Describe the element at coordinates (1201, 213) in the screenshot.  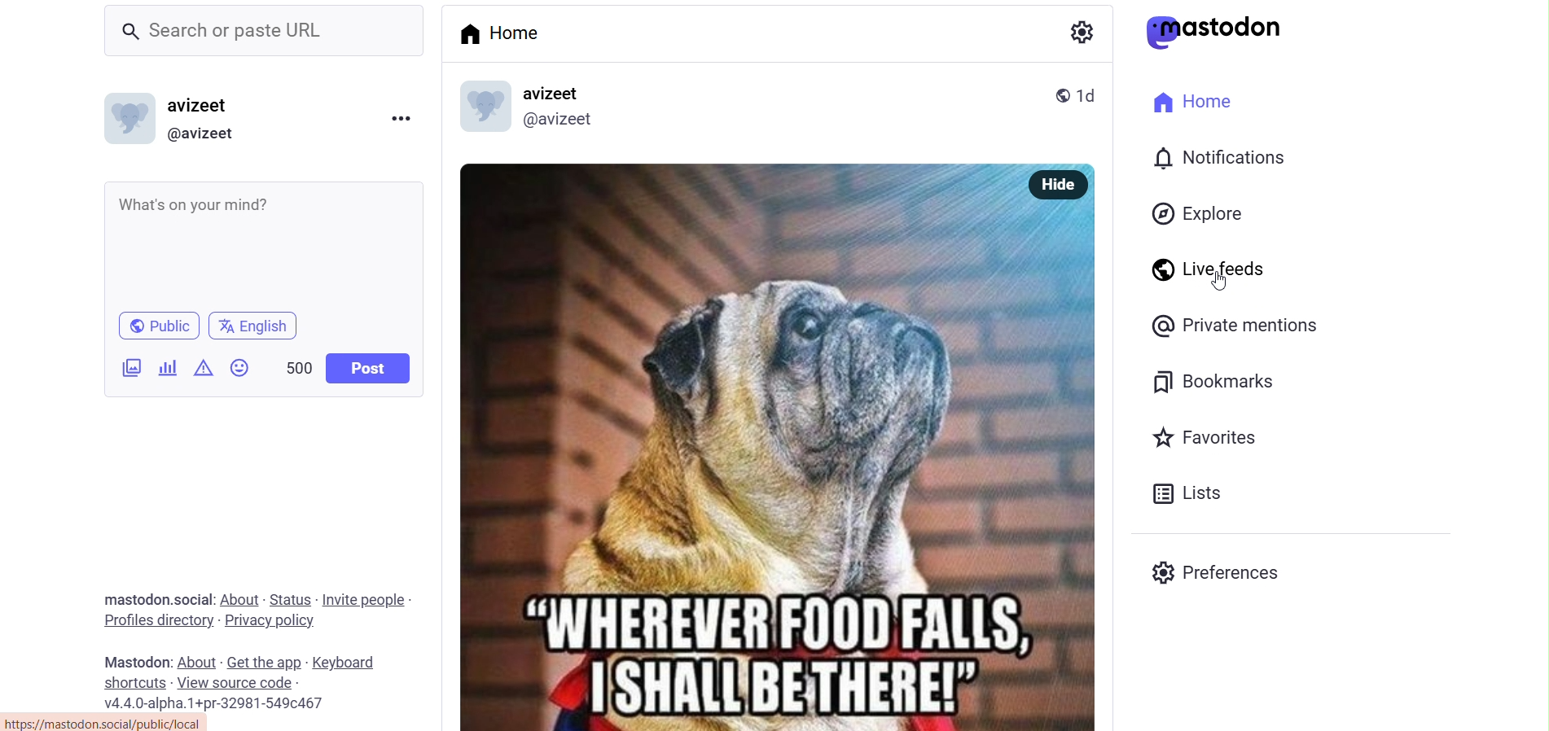
I see `explore` at that location.